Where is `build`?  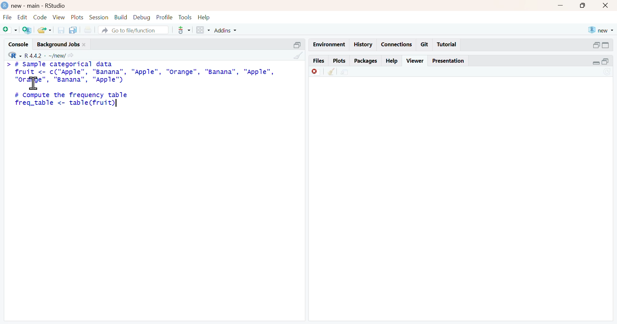
build is located at coordinates (121, 18).